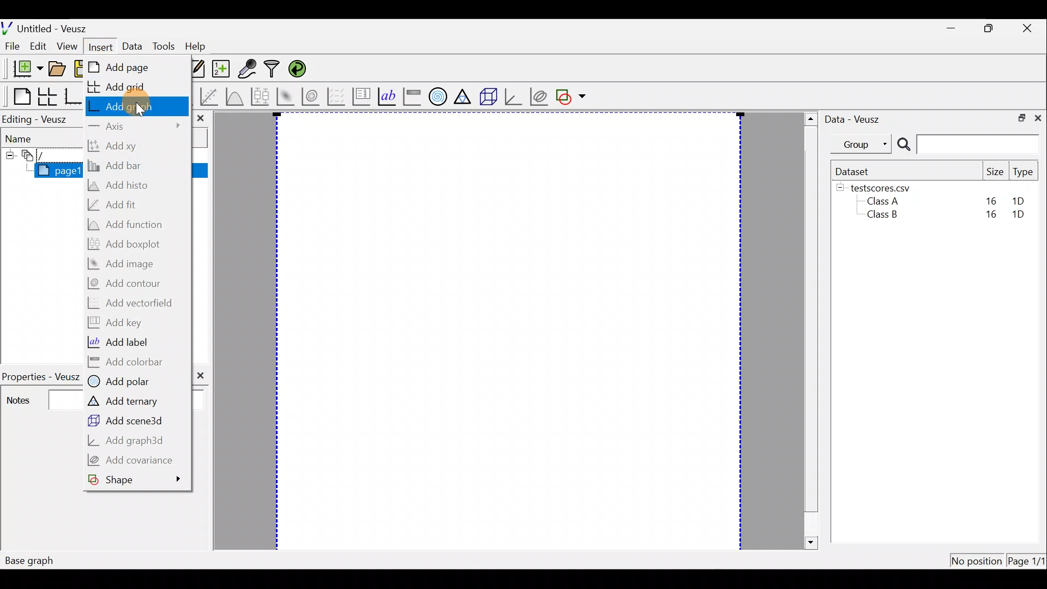 Image resolution: width=1047 pixels, height=589 pixels. Describe the element at coordinates (234, 95) in the screenshot. I see `Plot a function` at that location.